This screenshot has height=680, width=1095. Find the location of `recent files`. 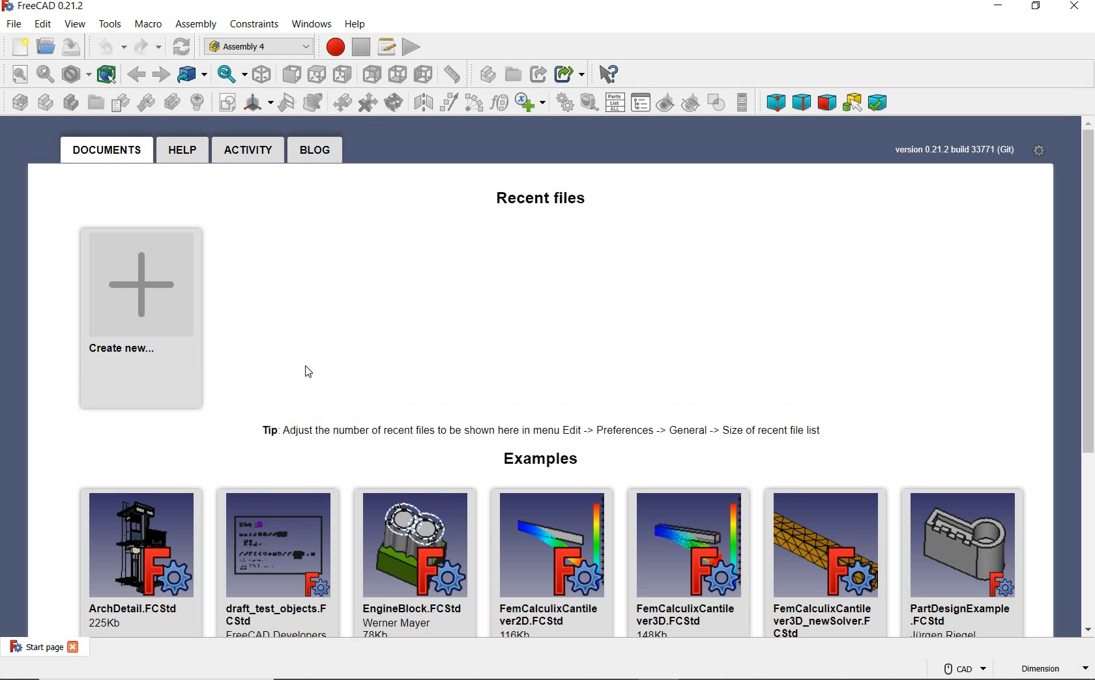

recent files is located at coordinates (541, 200).